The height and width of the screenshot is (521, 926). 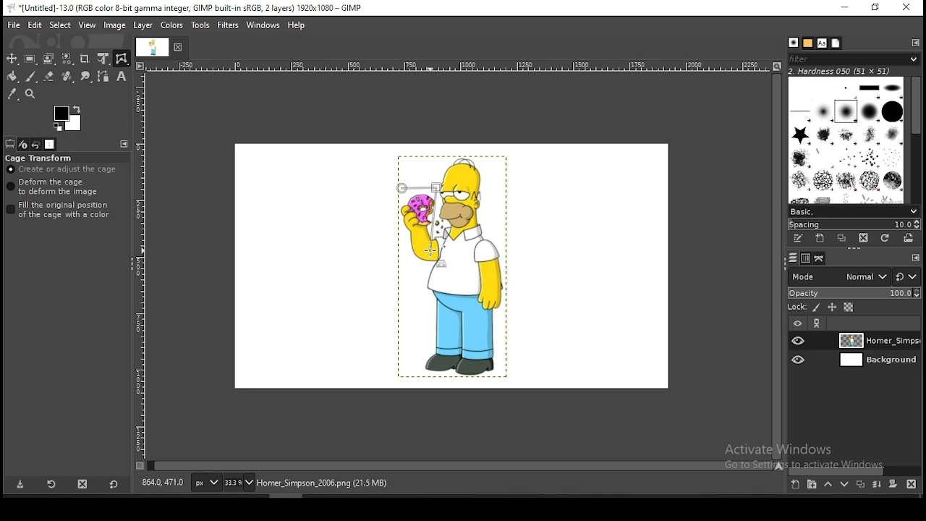 I want to click on filter brushes, so click(x=854, y=60).